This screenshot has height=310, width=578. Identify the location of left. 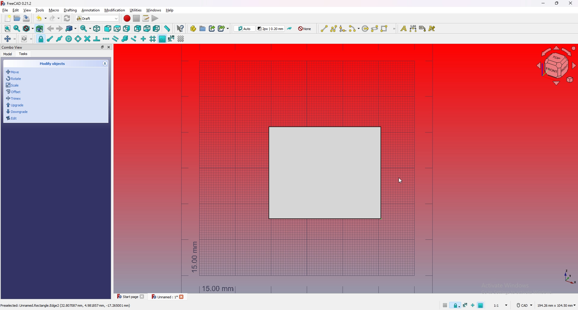
(156, 29).